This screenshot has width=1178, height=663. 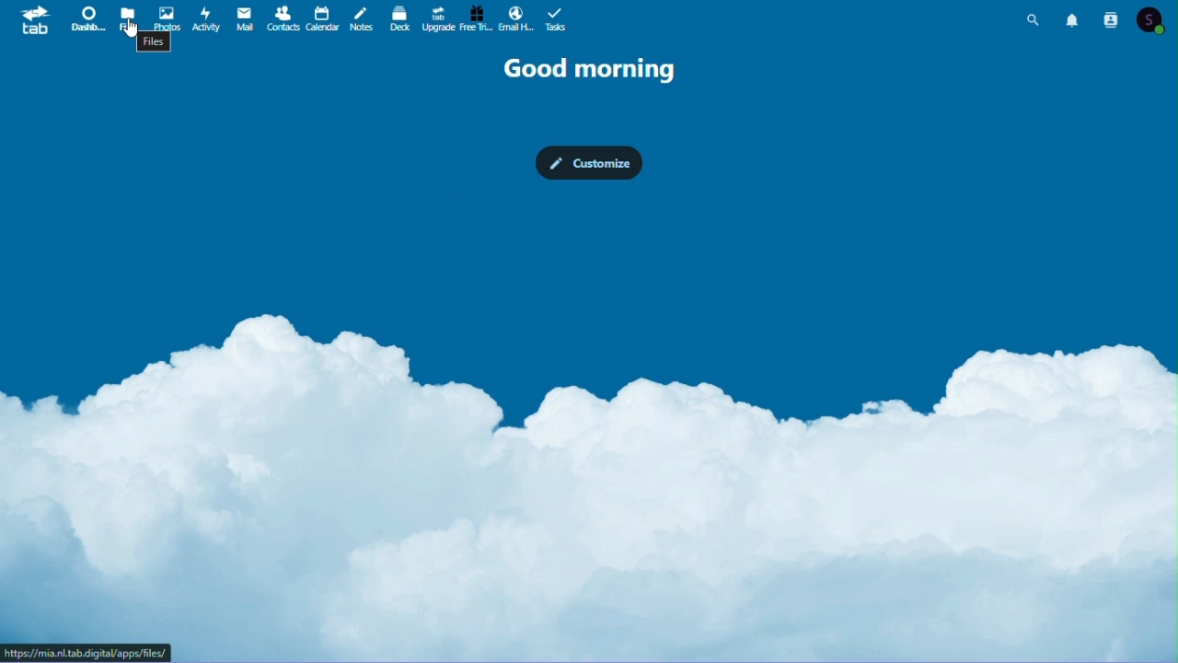 I want to click on notifications, so click(x=1073, y=20).